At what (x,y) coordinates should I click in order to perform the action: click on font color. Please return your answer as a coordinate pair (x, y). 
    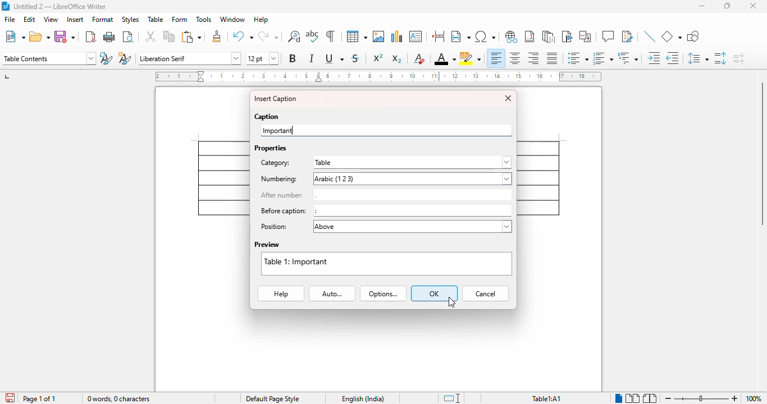
    Looking at the image, I should click on (445, 58).